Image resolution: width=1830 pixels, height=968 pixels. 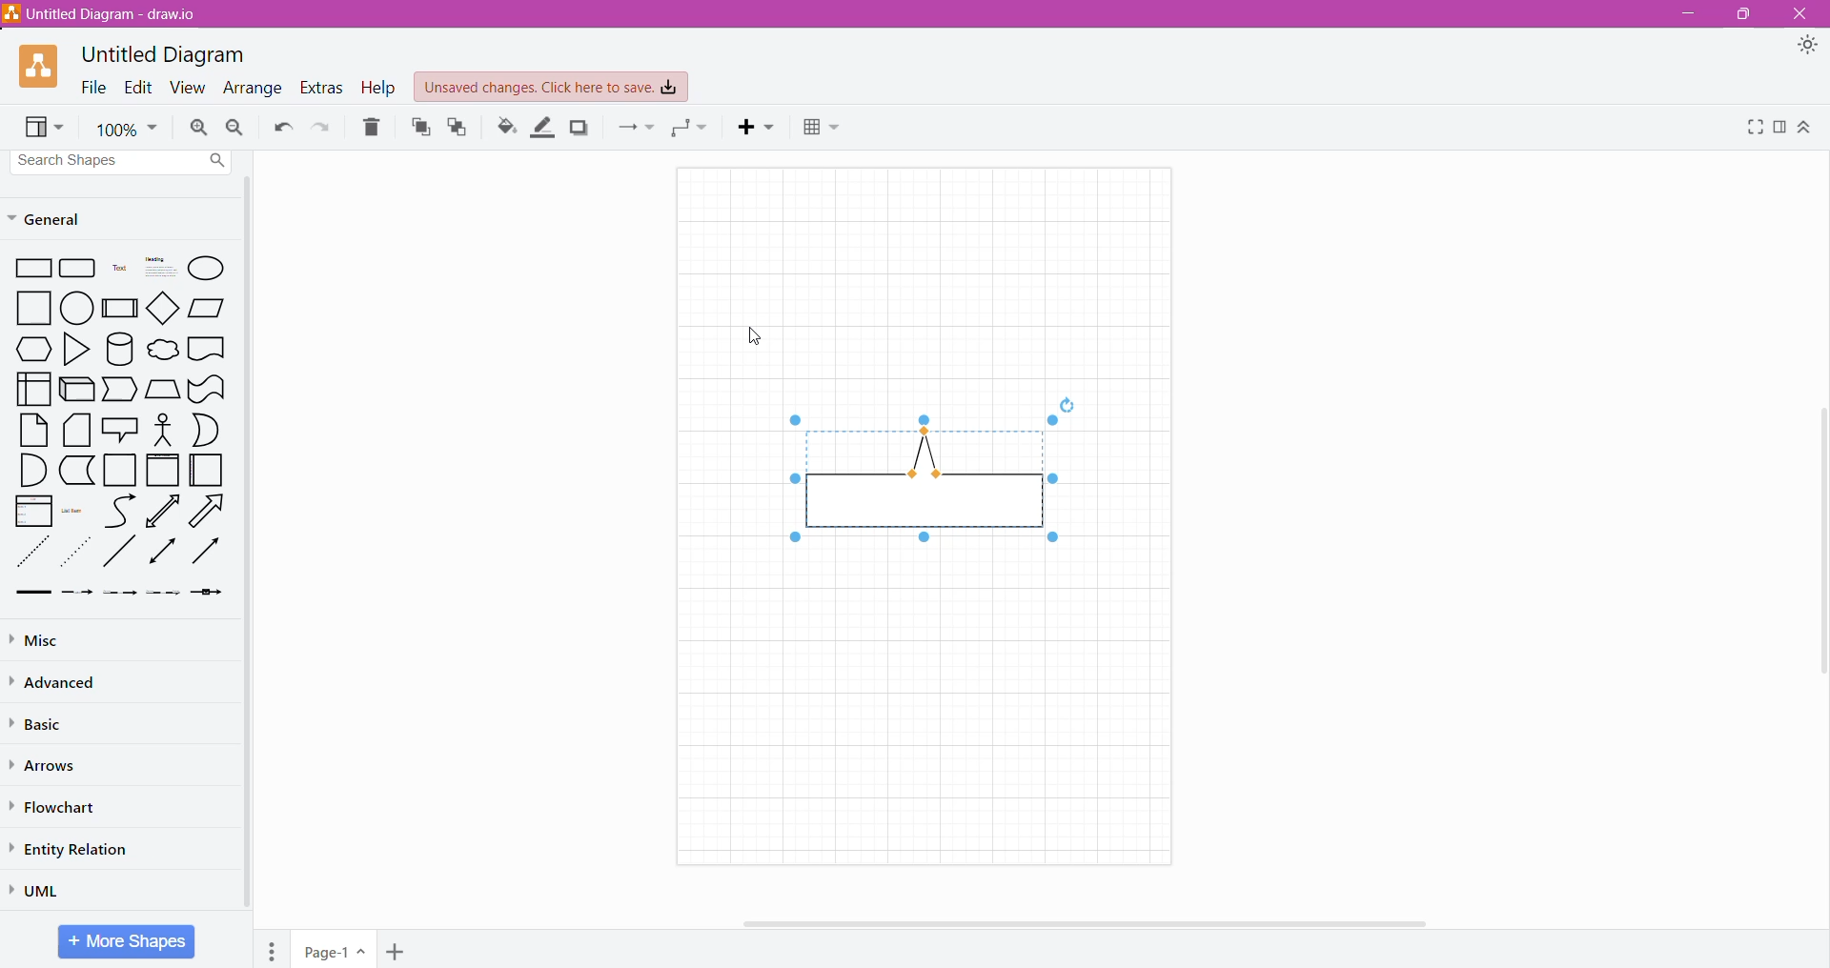 I want to click on Stacked Papers, so click(x=77, y=431).